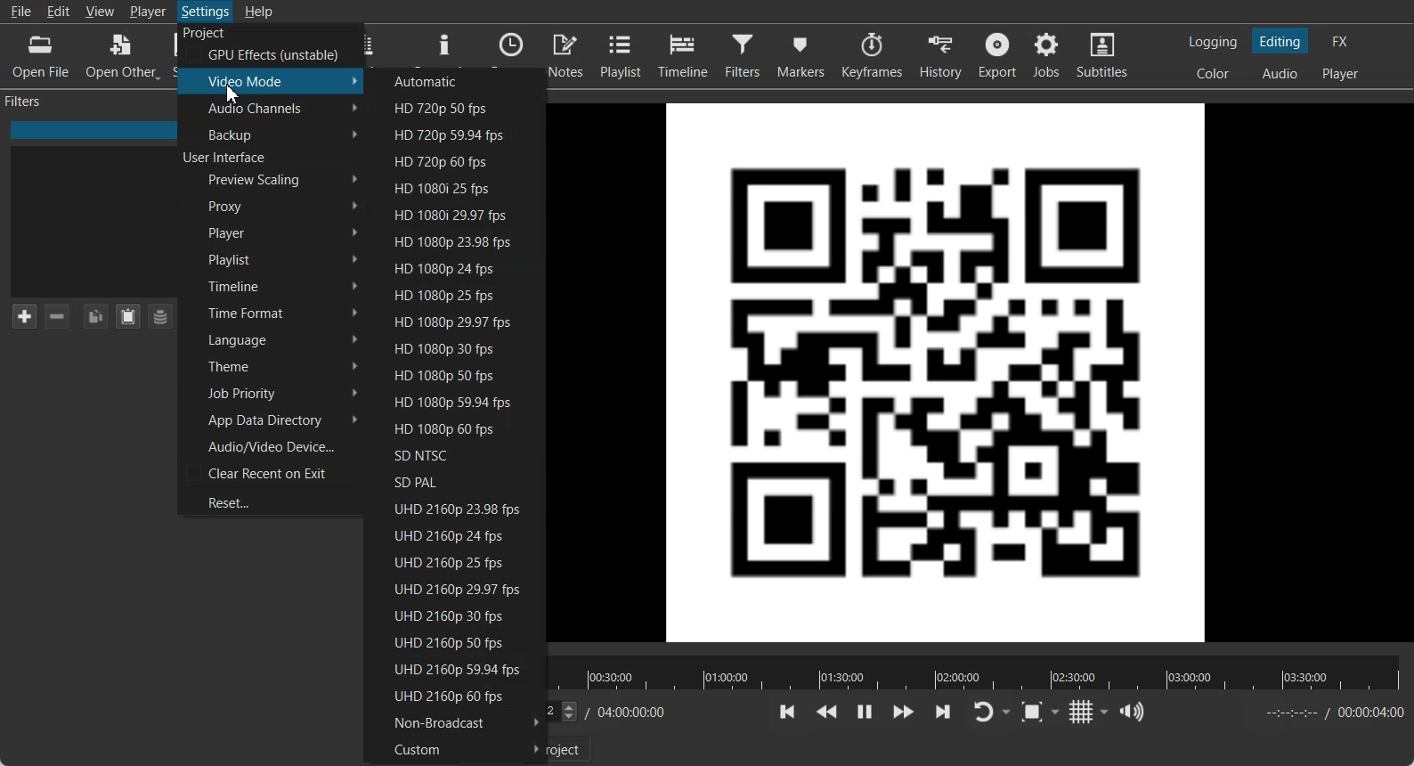  What do you see at coordinates (449, 534) in the screenshot?
I see `UHD 2160p 24 fps` at bounding box center [449, 534].